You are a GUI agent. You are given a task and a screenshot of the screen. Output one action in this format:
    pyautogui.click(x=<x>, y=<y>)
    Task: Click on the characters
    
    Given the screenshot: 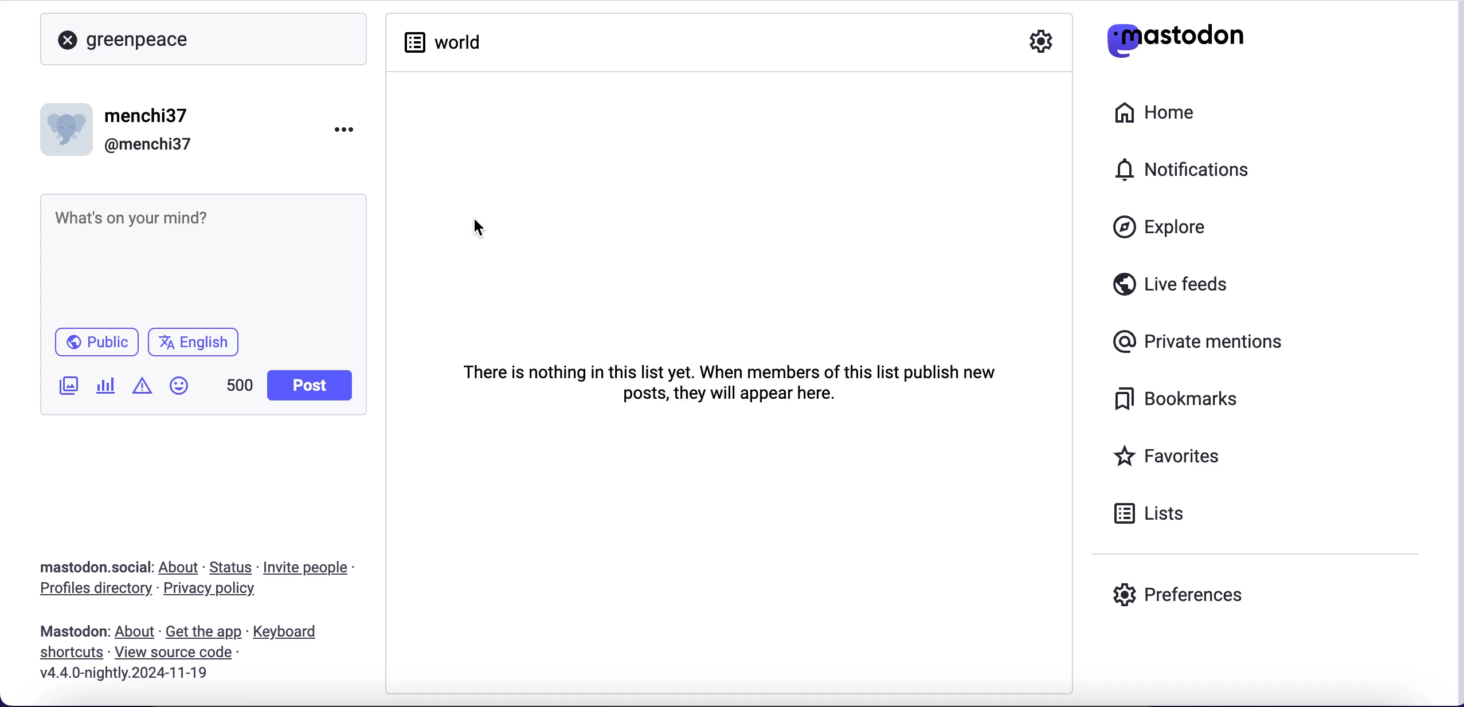 What is the action you would take?
    pyautogui.click(x=240, y=387)
    